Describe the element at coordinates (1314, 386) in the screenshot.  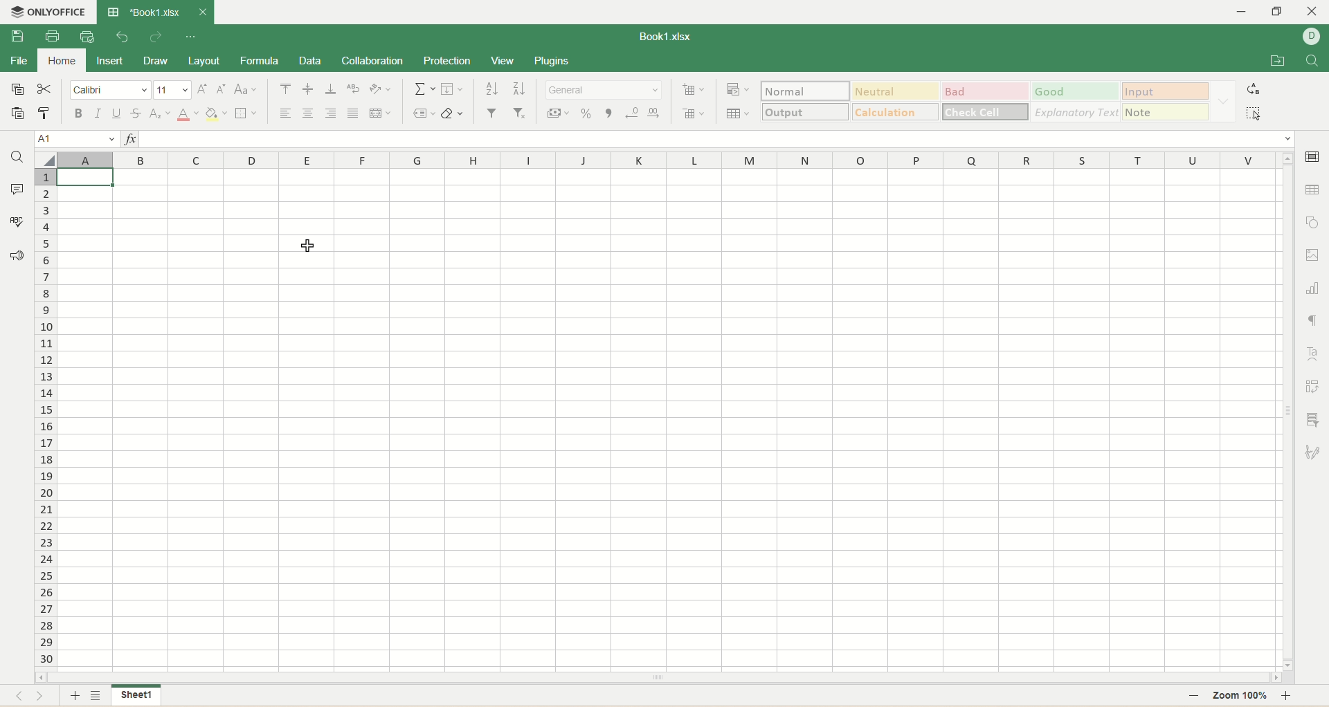
I see `pivot settings` at that location.